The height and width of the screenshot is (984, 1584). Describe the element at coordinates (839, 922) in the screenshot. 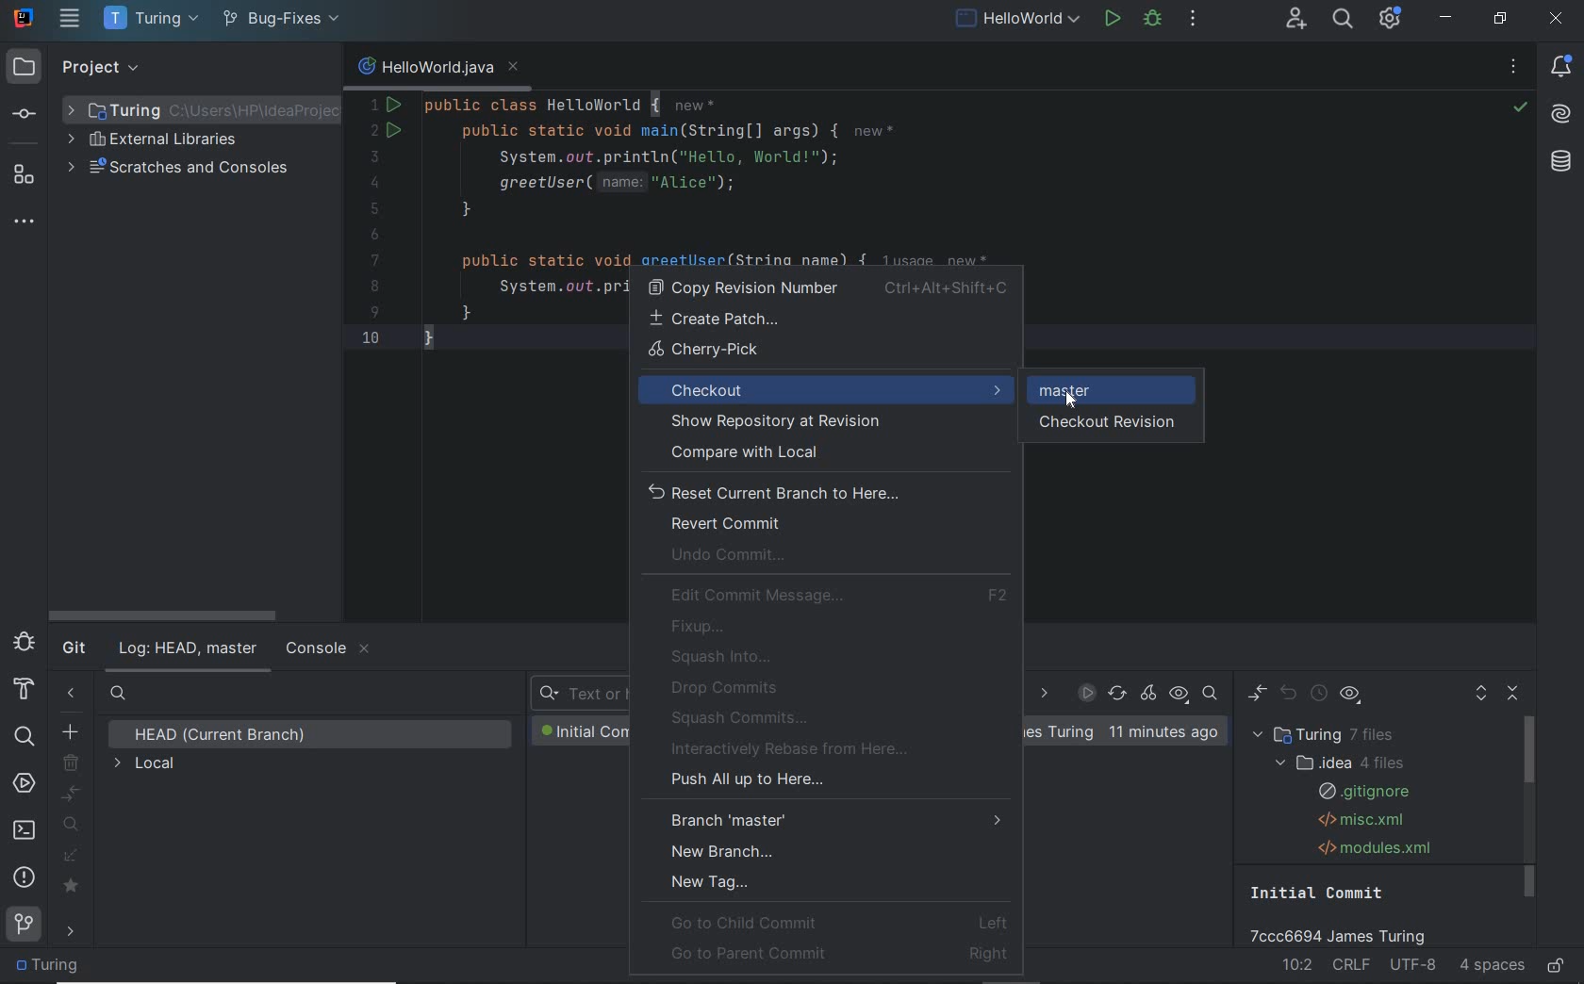

I see `go to child commit` at that location.